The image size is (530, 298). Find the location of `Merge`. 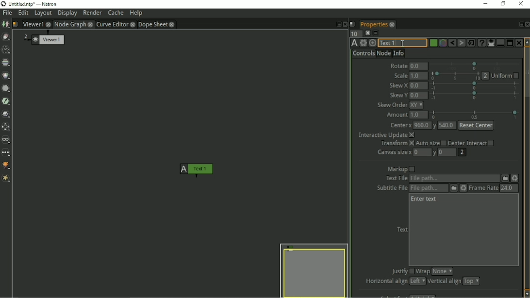

Merge is located at coordinates (7, 115).